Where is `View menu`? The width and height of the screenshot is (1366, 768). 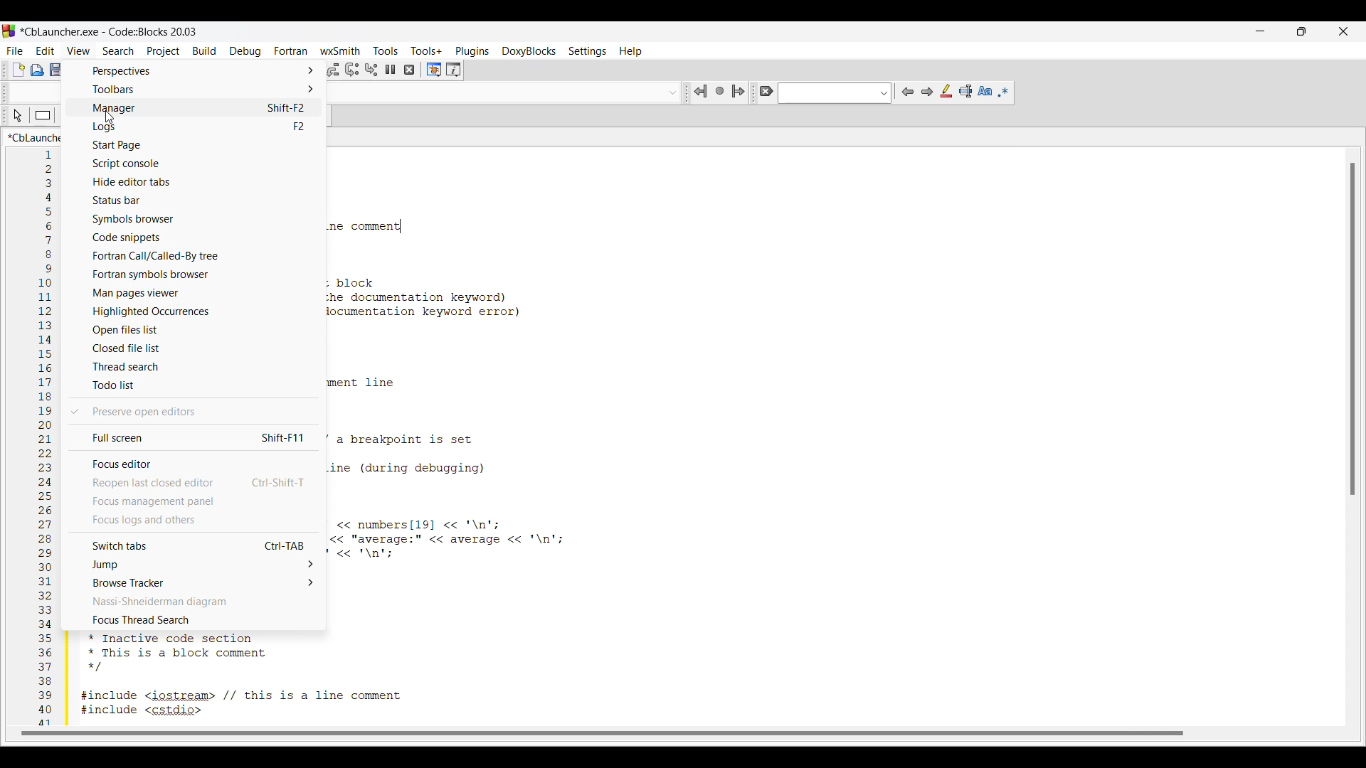
View menu is located at coordinates (79, 50).